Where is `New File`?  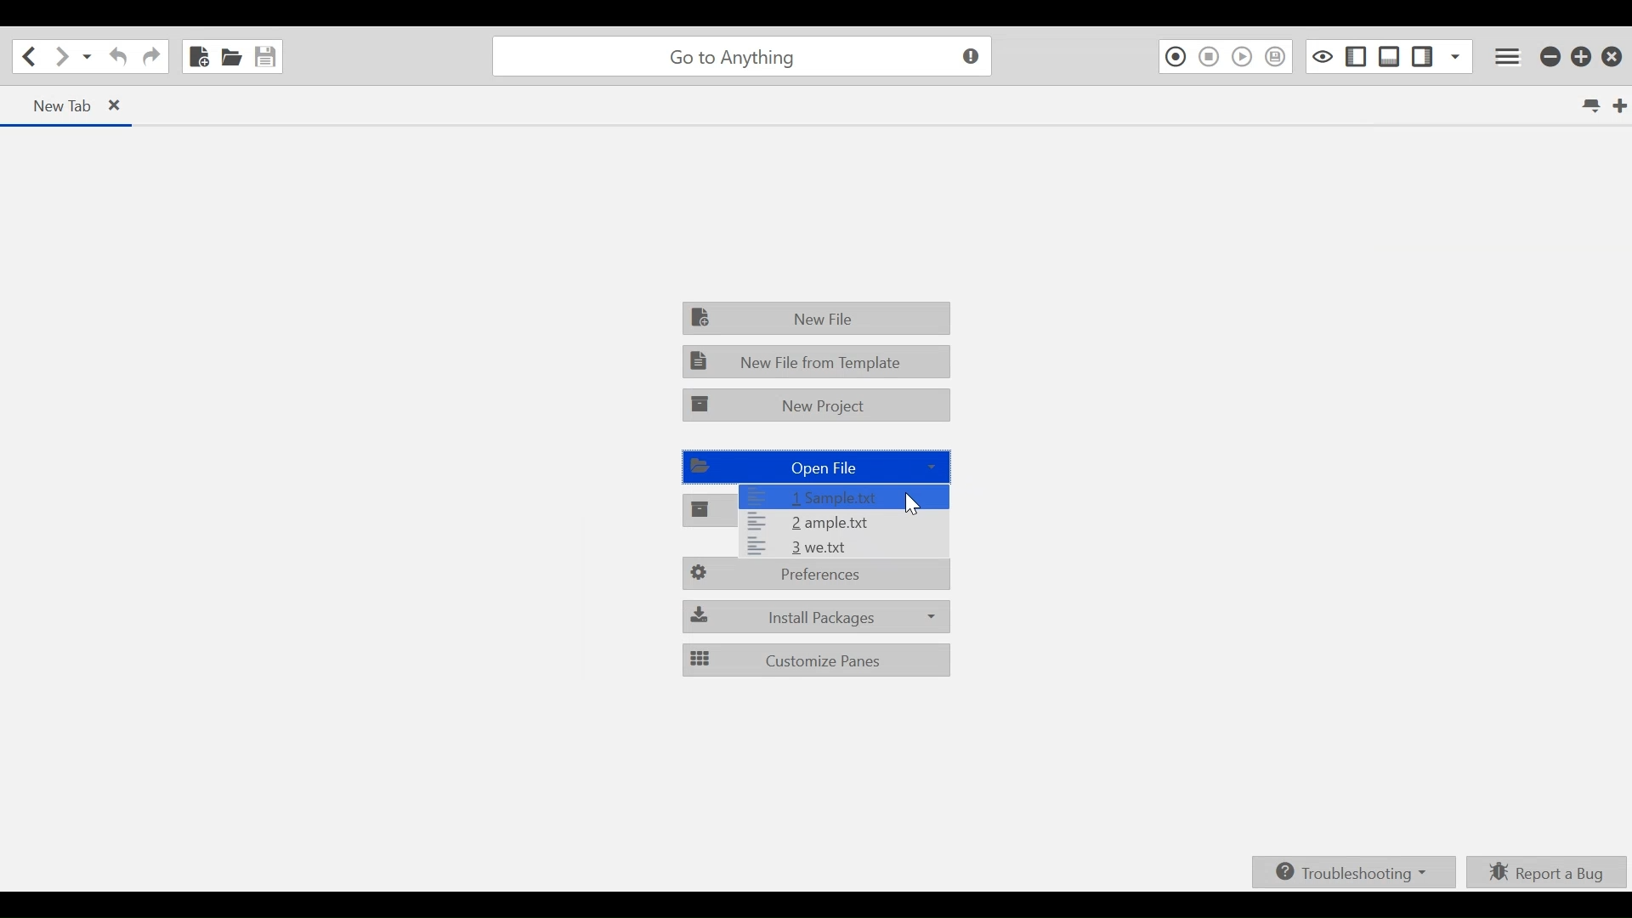
New File is located at coordinates (819, 320).